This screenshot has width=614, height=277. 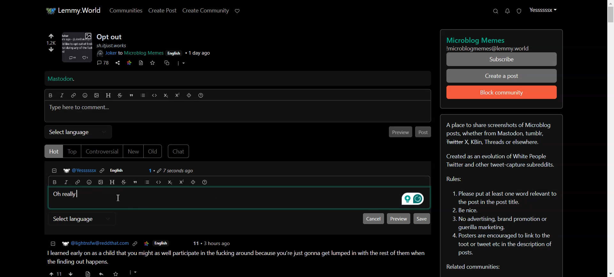 I want to click on Text cursor, so click(x=119, y=198).